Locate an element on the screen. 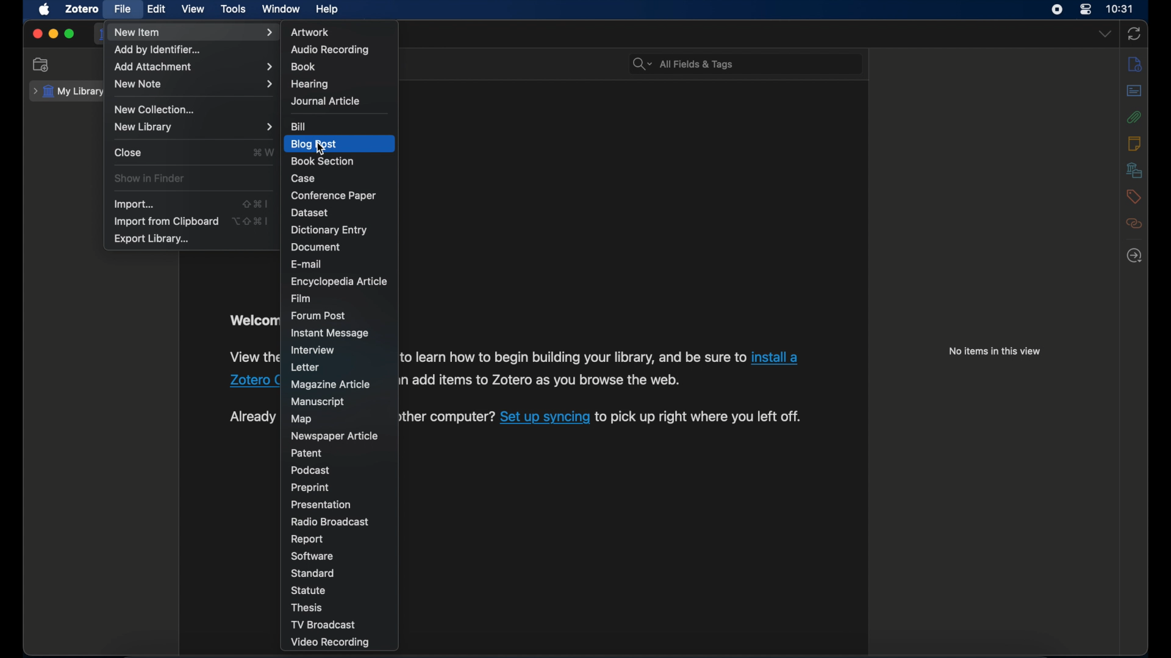 The height and width of the screenshot is (658, 1171). new collection is located at coordinates (41, 65).